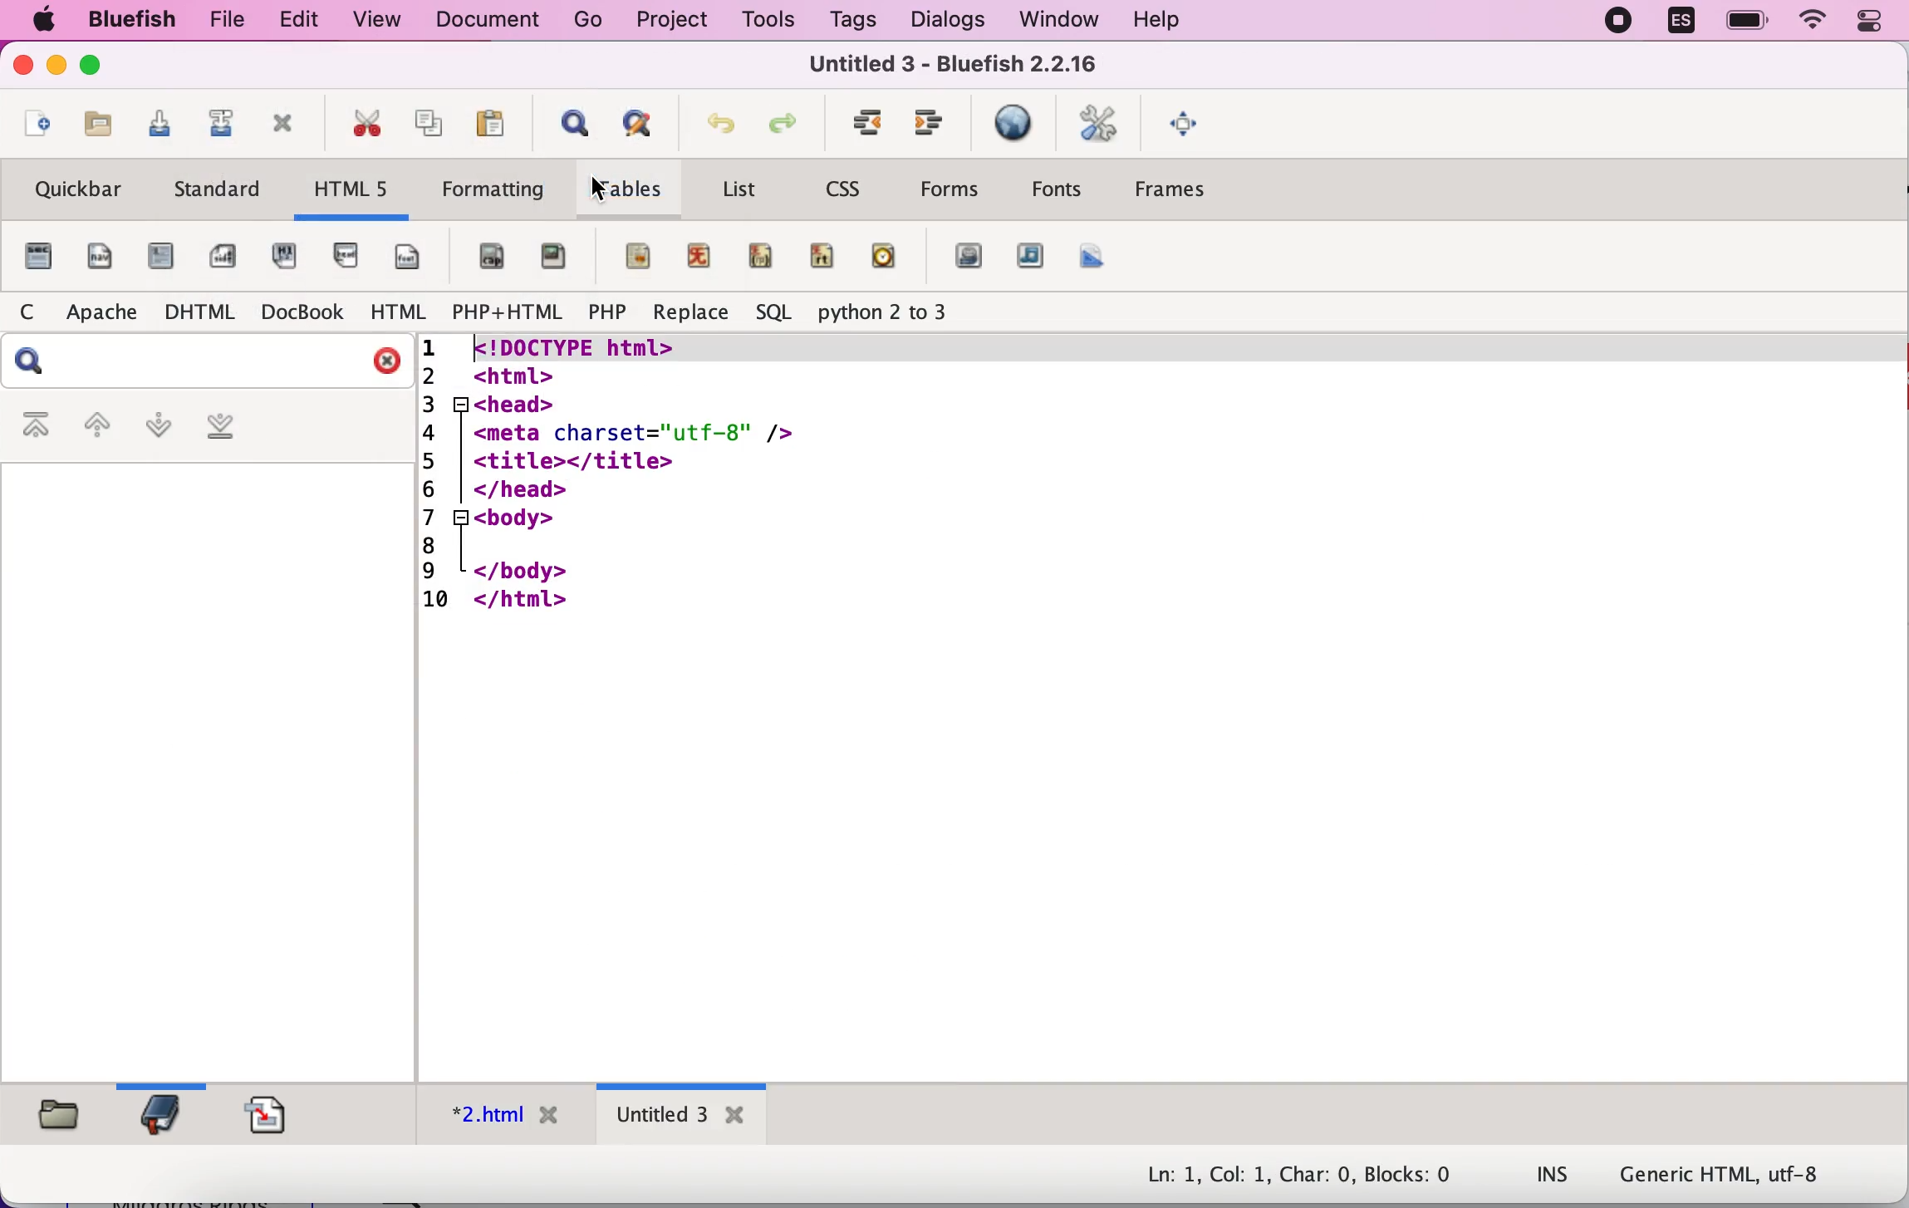 This screenshot has height=1208, width=1909. What do you see at coordinates (569, 120) in the screenshot?
I see `show find bar` at bounding box center [569, 120].